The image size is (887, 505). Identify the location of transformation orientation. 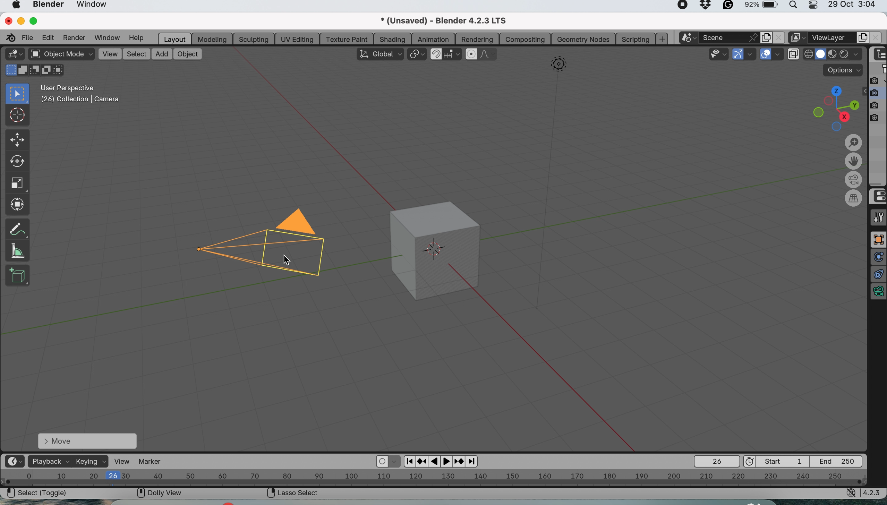
(379, 53).